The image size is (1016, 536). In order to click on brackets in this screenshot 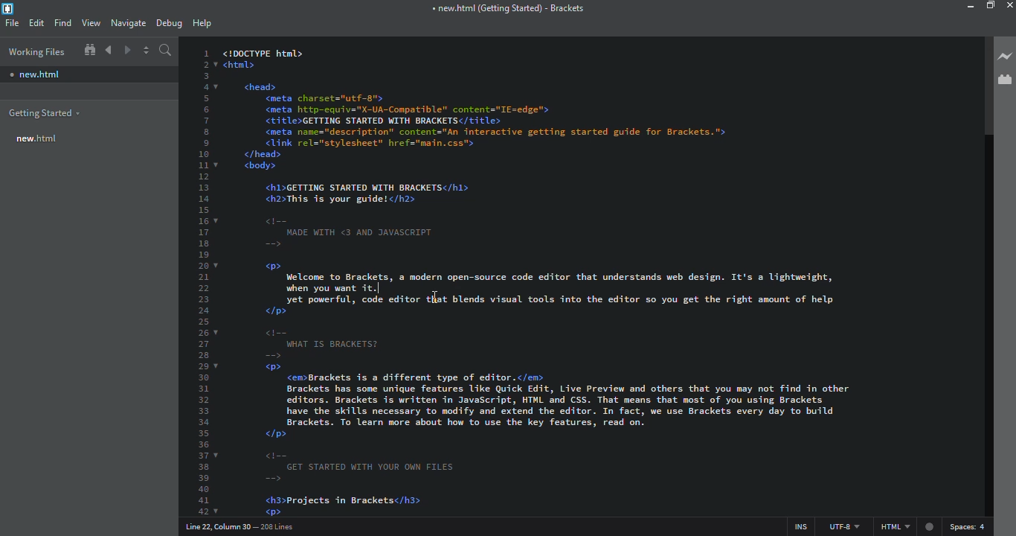, I will do `click(506, 7)`.